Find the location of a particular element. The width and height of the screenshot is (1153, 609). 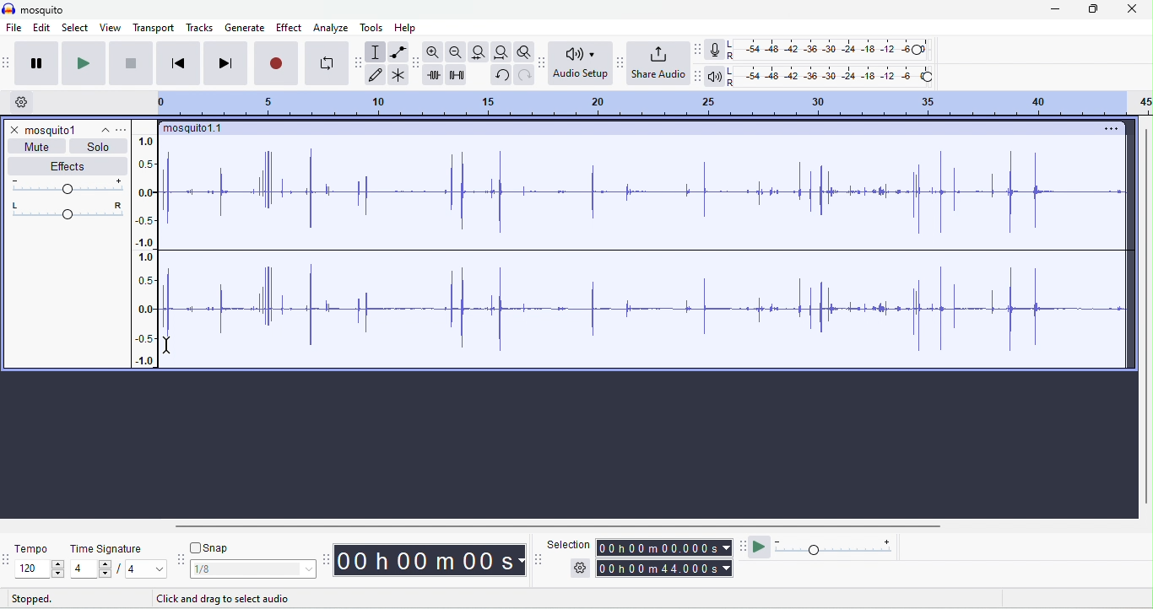

recording level is located at coordinates (827, 49).